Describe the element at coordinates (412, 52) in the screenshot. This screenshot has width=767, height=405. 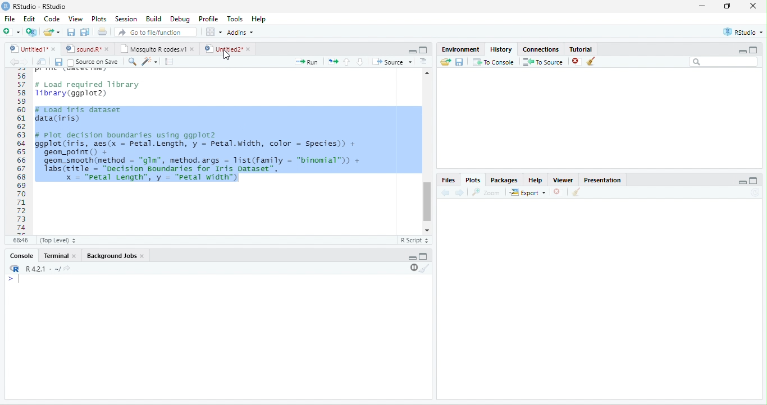
I see `minimize` at that location.